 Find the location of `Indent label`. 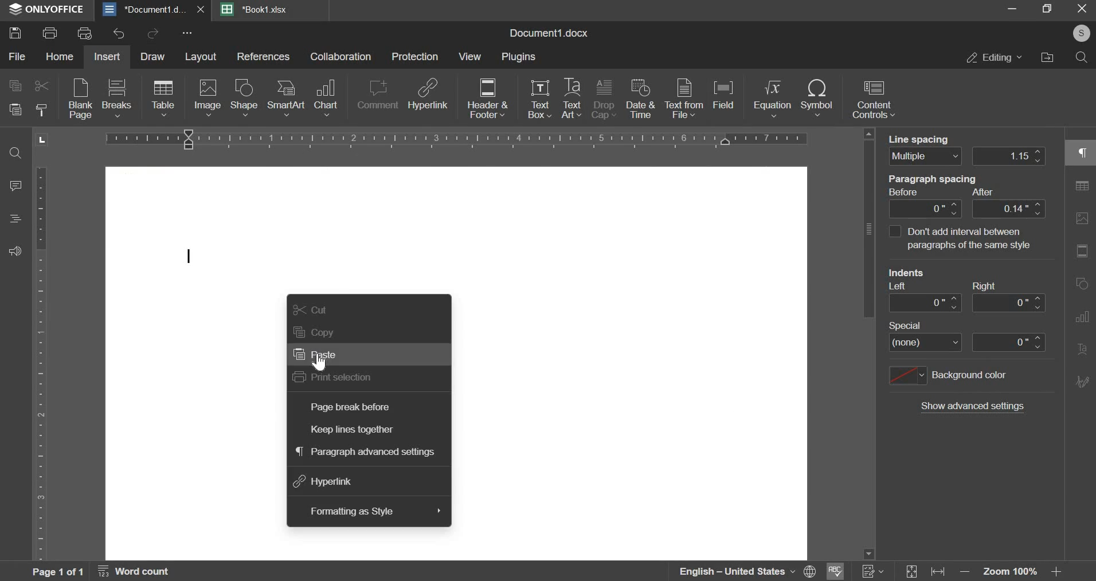

Indent label is located at coordinates (945, 277).